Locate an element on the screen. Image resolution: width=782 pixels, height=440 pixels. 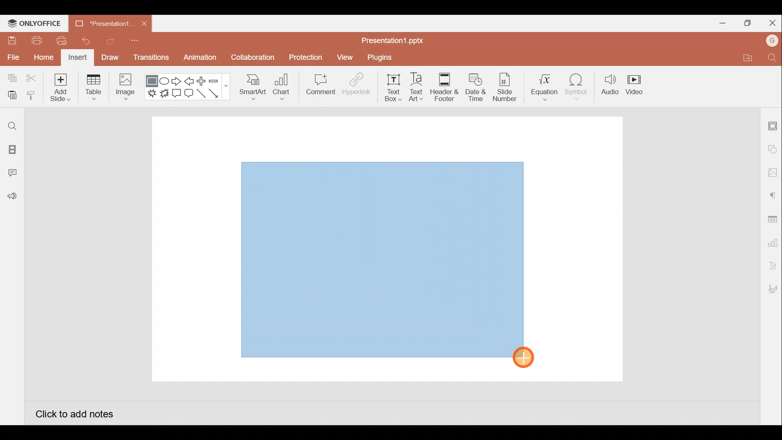
Home is located at coordinates (44, 58).